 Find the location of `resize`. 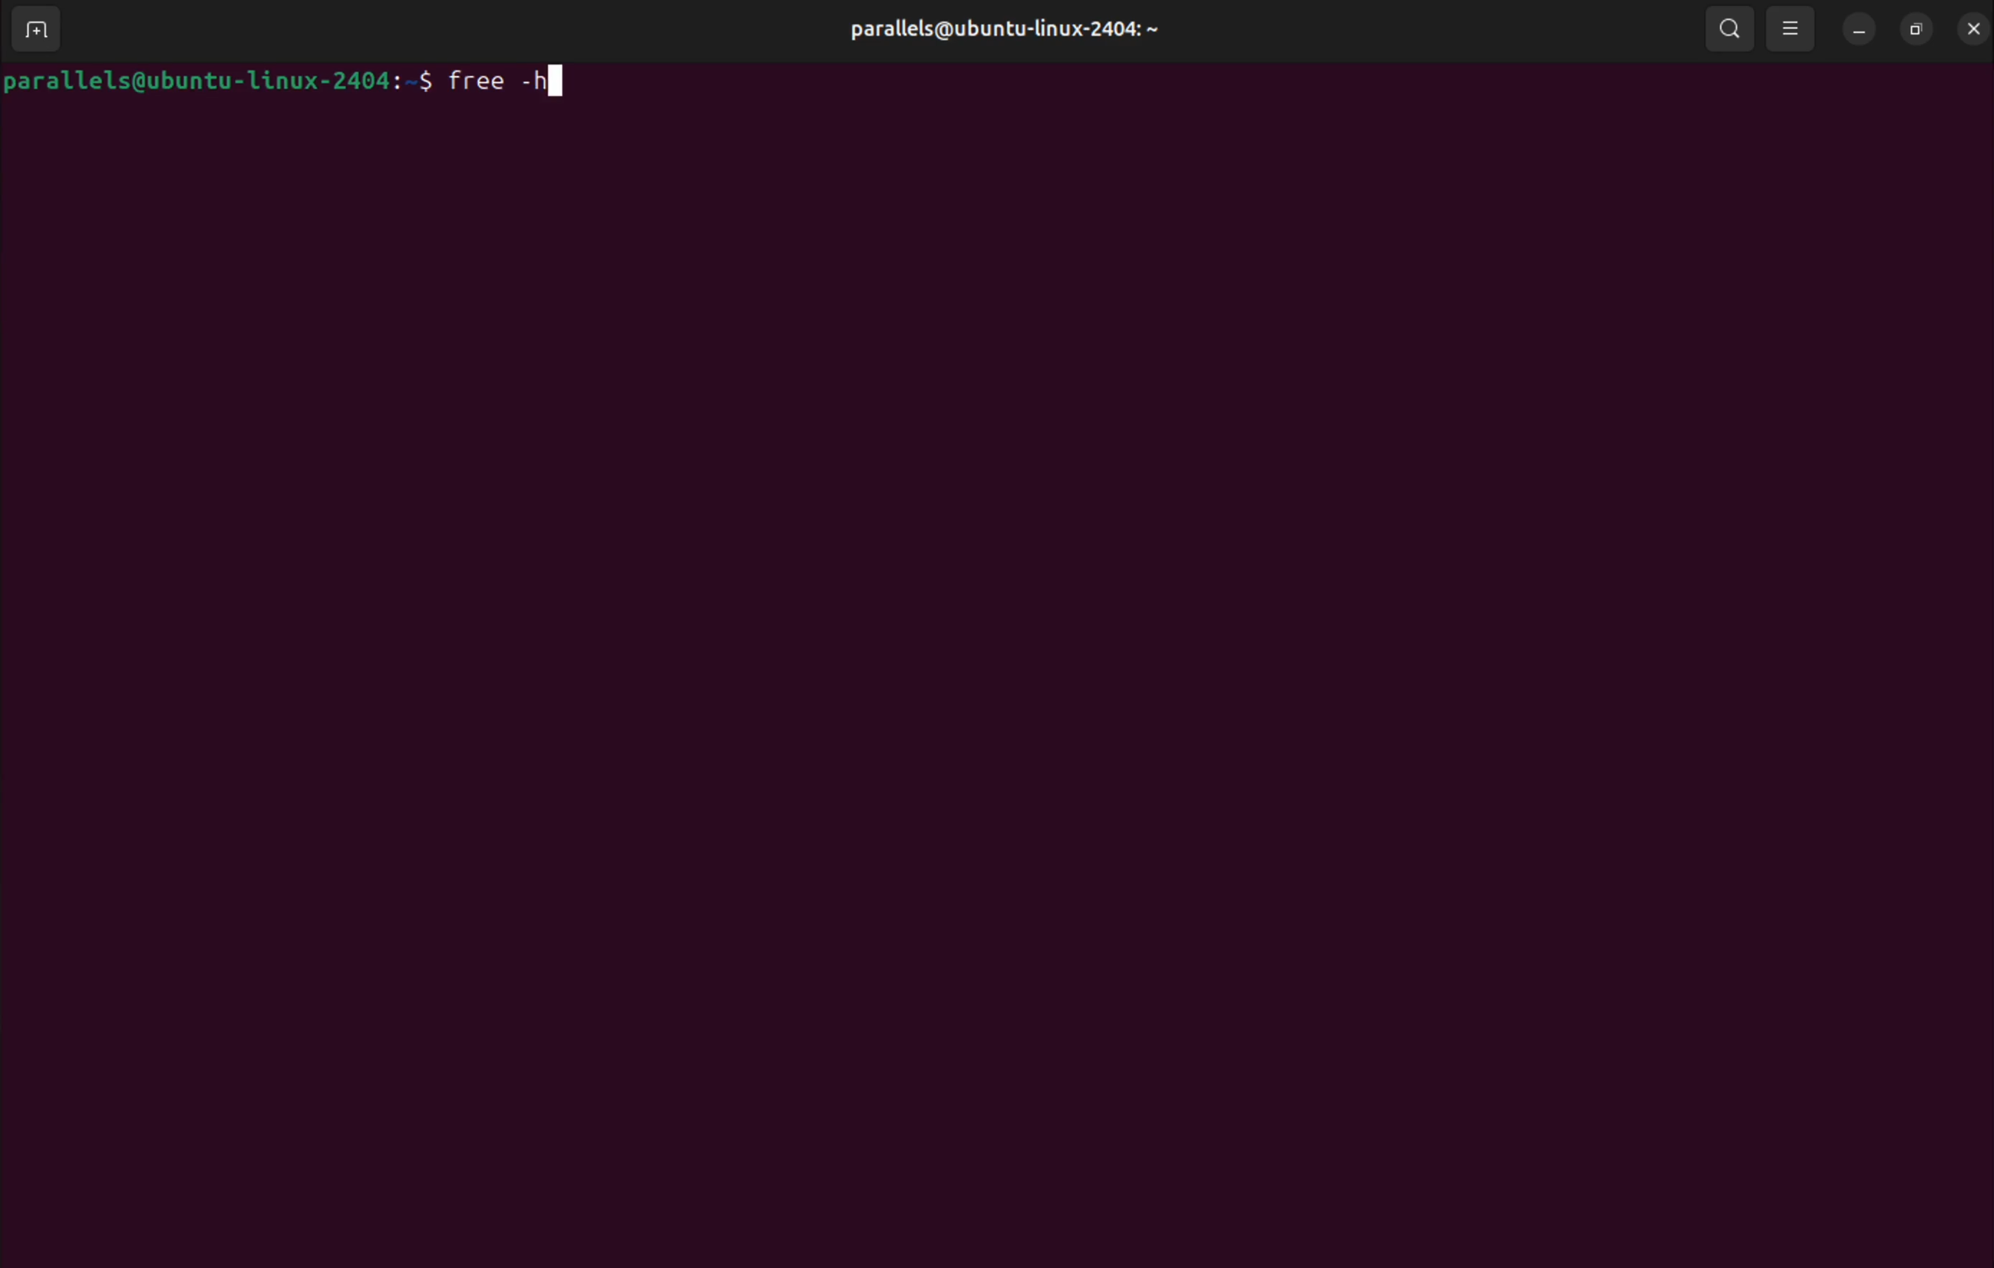

resize is located at coordinates (1912, 29).